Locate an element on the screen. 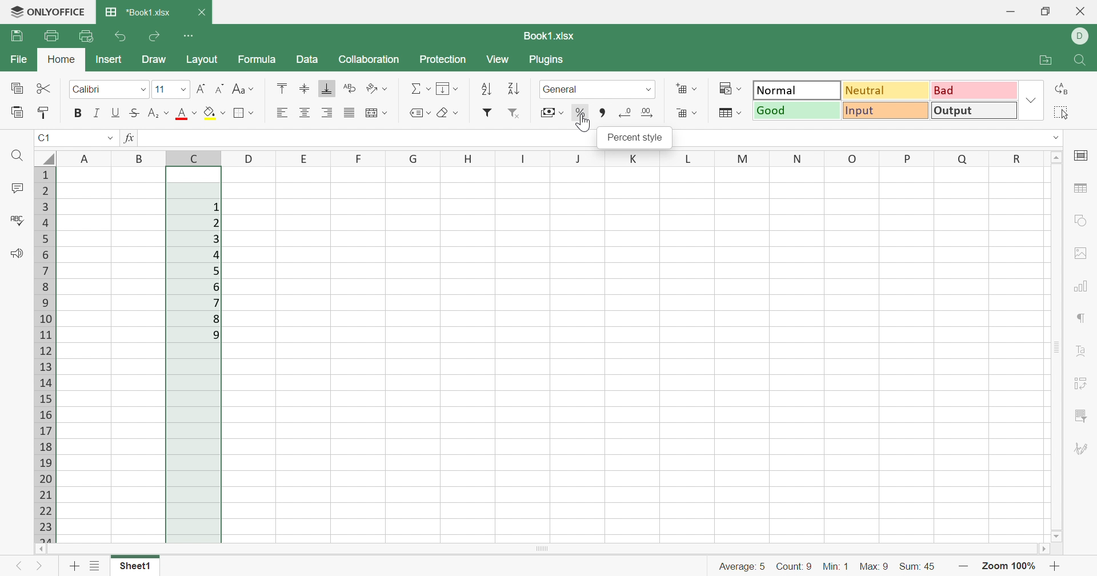 This screenshot has height=576, width=1097. Find is located at coordinates (15, 156).